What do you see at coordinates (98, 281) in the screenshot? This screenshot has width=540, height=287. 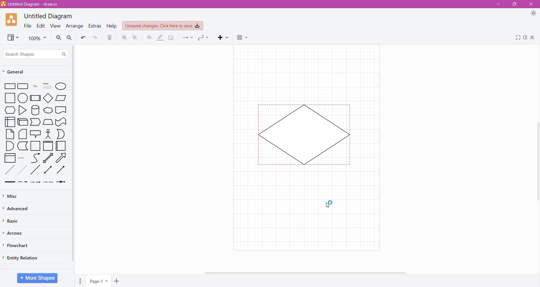 I see `Page-1` at bounding box center [98, 281].